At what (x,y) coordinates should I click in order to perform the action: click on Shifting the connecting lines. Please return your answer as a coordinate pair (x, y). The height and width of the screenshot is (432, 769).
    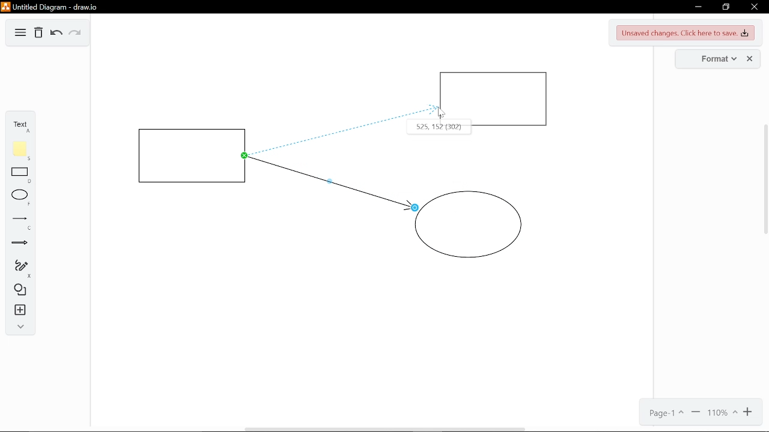
    Looking at the image, I should click on (344, 123).